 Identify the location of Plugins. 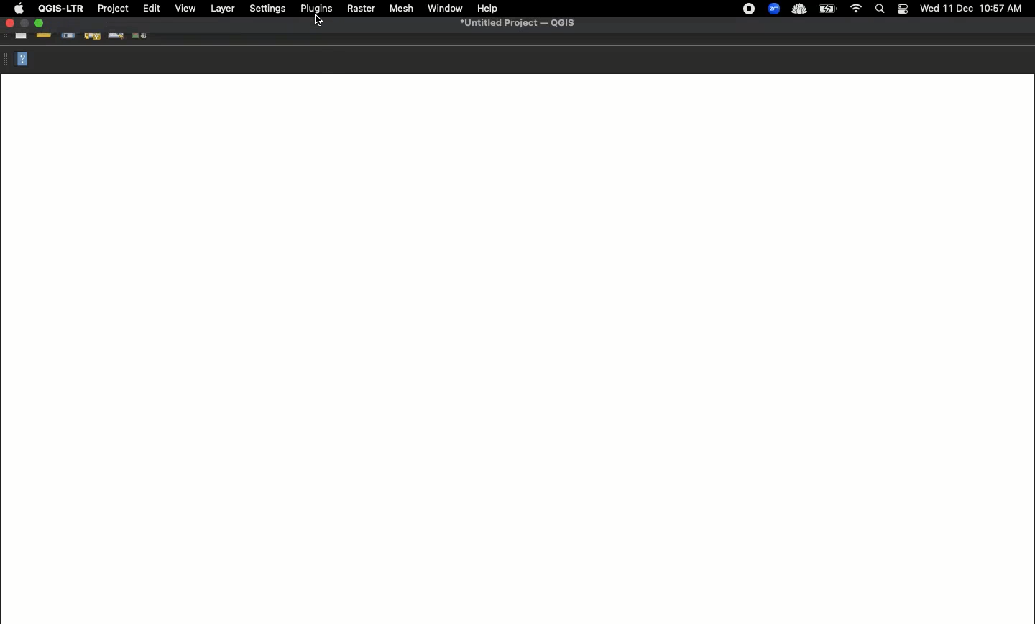
(316, 7).